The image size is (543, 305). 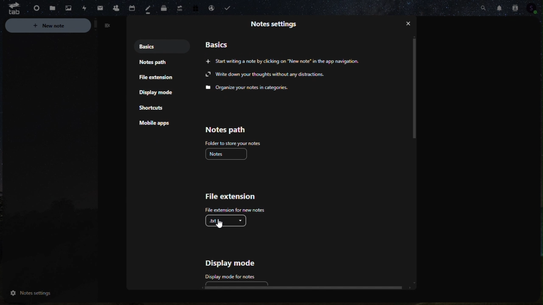 What do you see at coordinates (234, 209) in the screenshot?
I see `file extension for new notes` at bounding box center [234, 209].